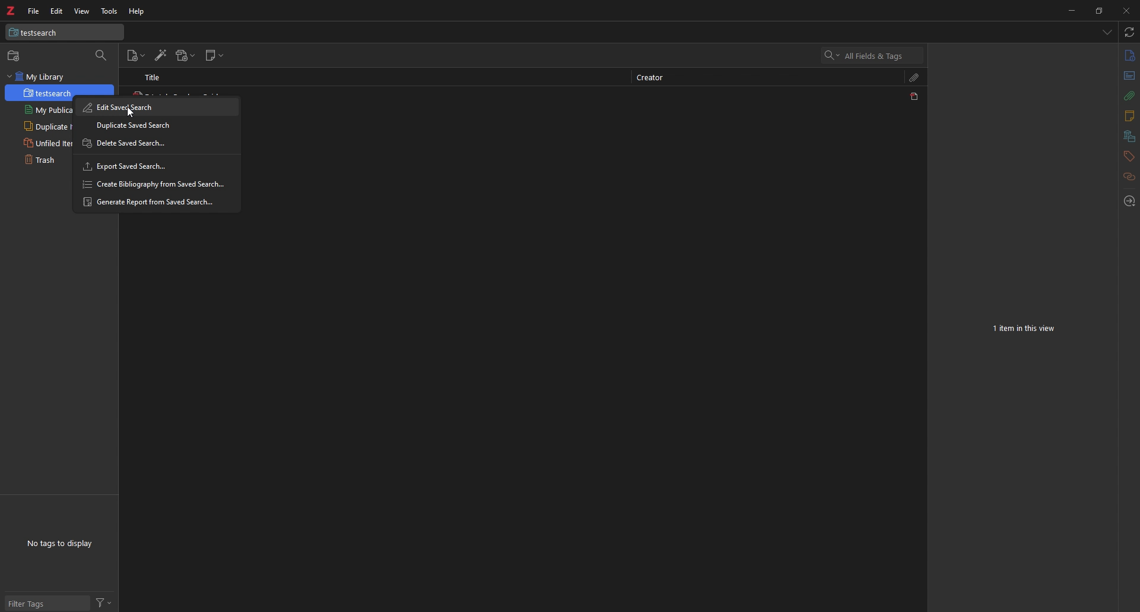 This screenshot has width=1140, height=612. Describe the element at coordinates (59, 544) in the screenshot. I see `No tags to display` at that location.